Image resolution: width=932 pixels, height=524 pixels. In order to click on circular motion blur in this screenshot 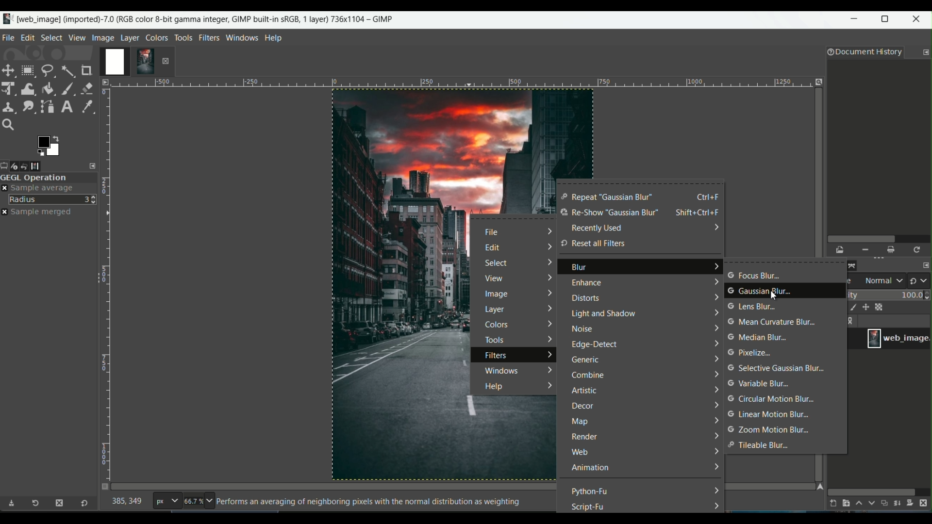, I will do `click(769, 399)`.